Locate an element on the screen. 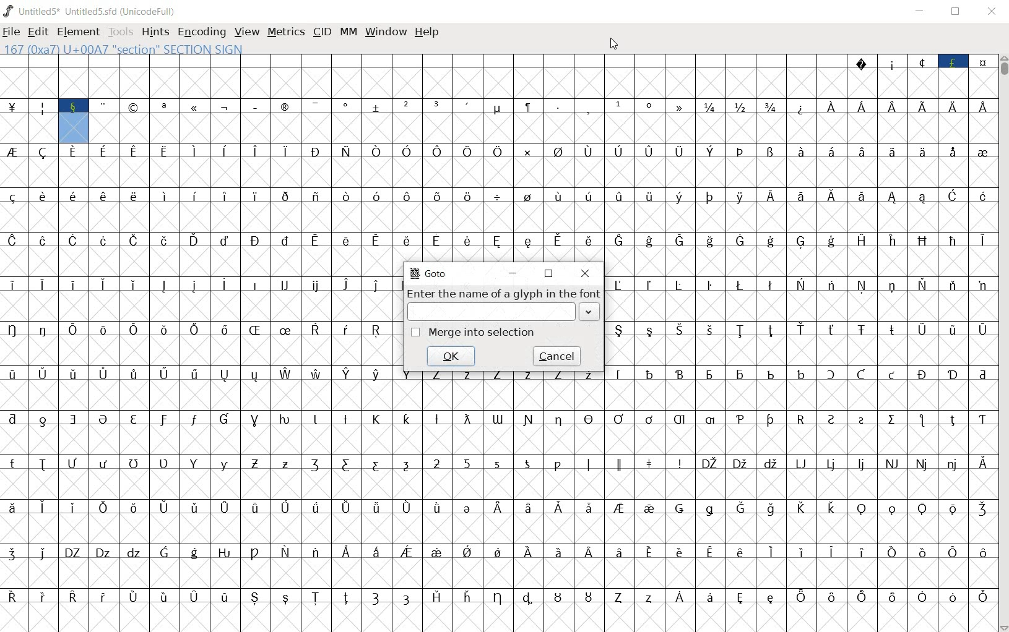  currency is located at coordinates (13, 121).